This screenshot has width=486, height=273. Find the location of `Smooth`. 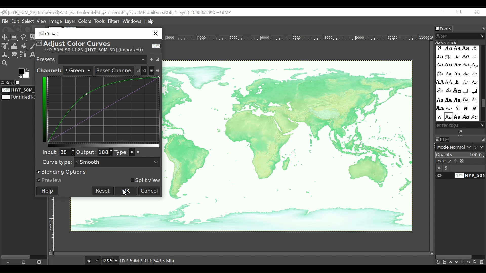

Smooth is located at coordinates (118, 162).